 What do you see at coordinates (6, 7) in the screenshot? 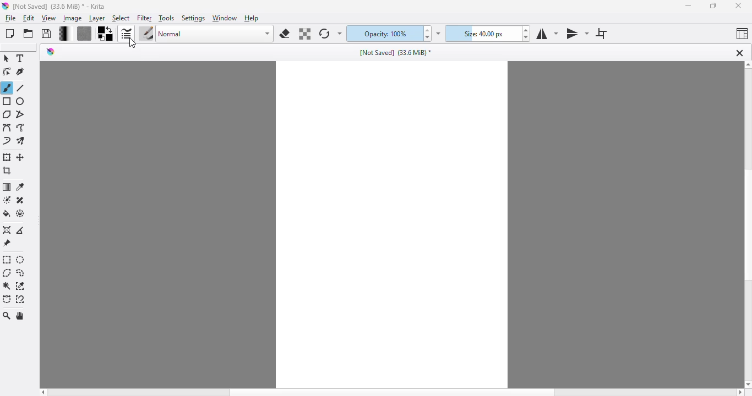
I see `logo` at bounding box center [6, 7].